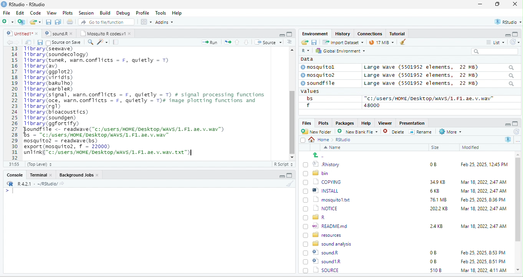 The image size is (523, 277). I want to click on Terminal, so click(41, 175).